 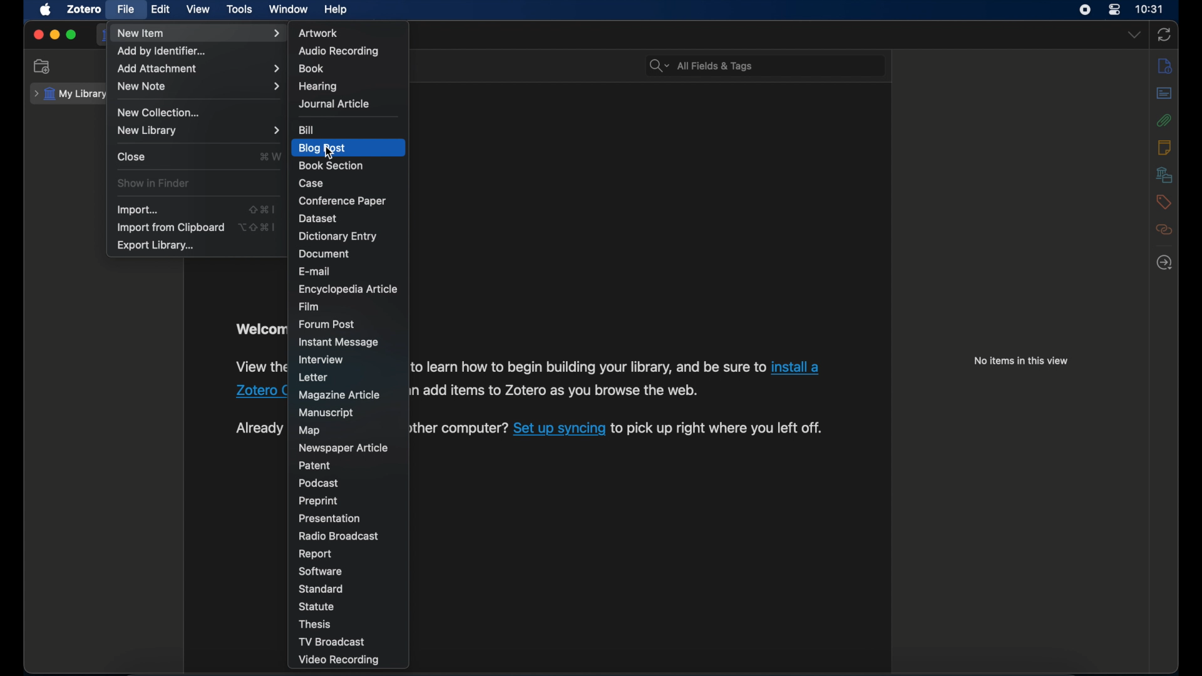 I want to click on thesis, so click(x=315, y=624).